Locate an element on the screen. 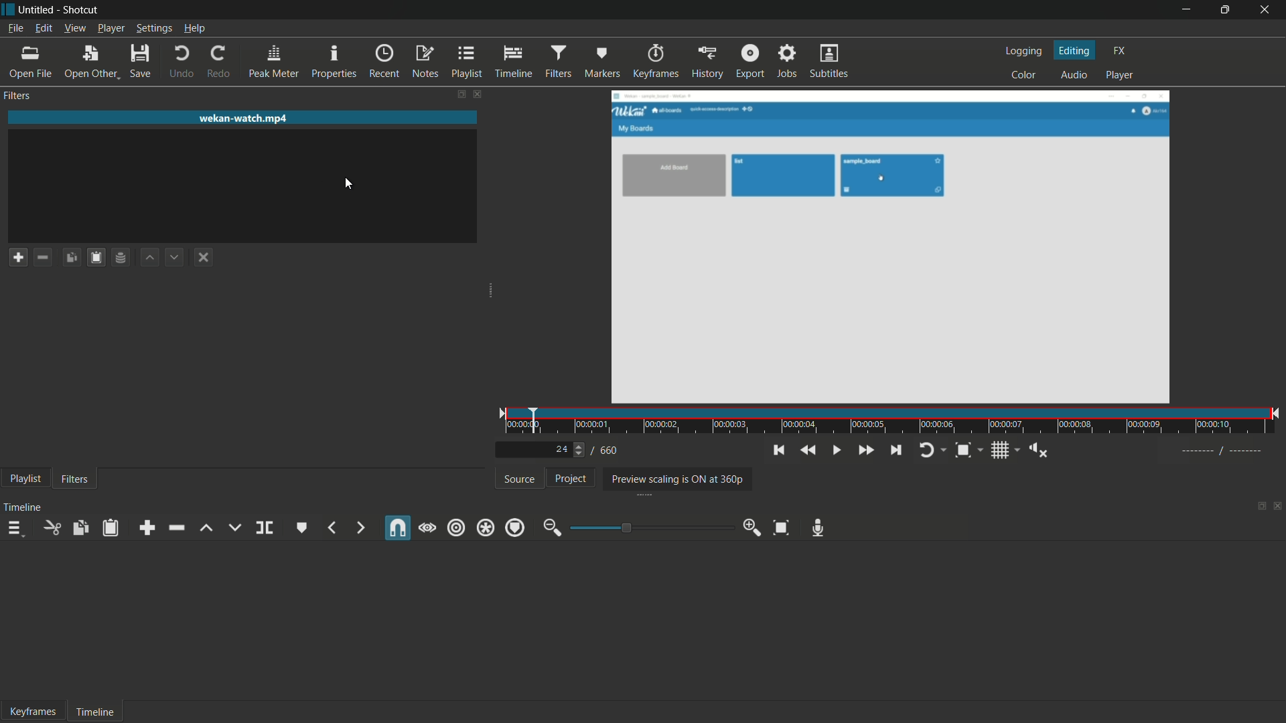 This screenshot has height=723, width=1286. maximize is located at coordinates (1225, 10).